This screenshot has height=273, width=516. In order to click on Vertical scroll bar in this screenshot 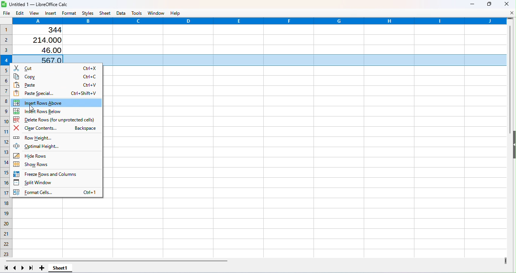, I will do `click(510, 139)`.